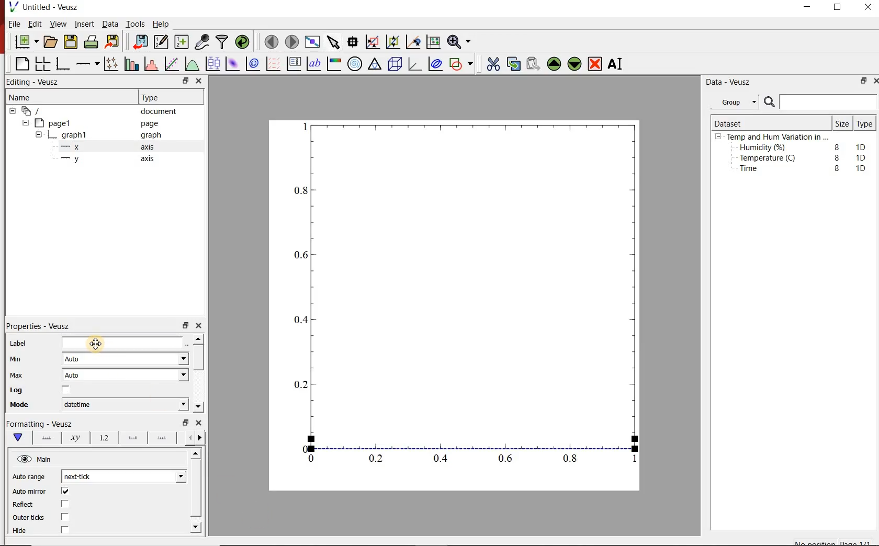 This screenshot has height=546, width=879. What do you see at coordinates (334, 43) in the screenshot?
I see `select items from the graph or scroll` at bounding box center [334, 43].